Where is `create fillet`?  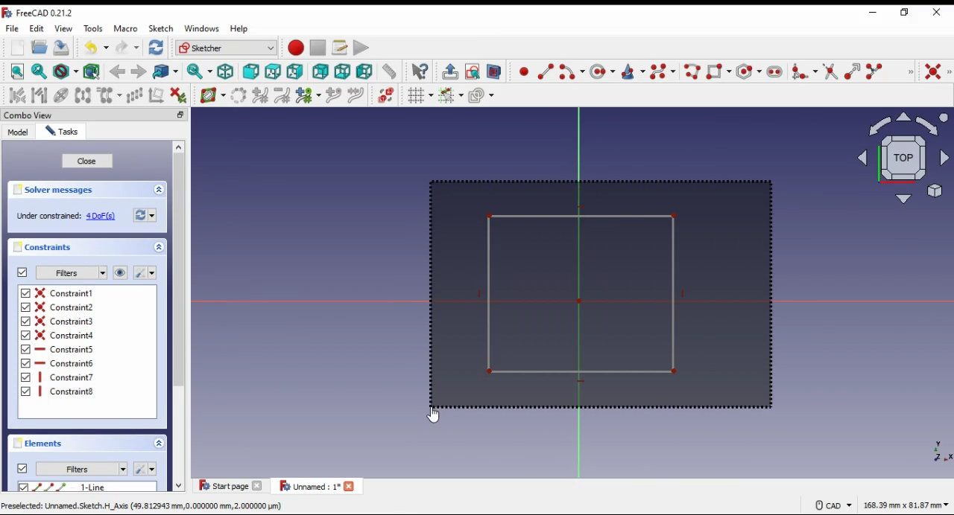 create fillet is located at coordinates (804, 71).